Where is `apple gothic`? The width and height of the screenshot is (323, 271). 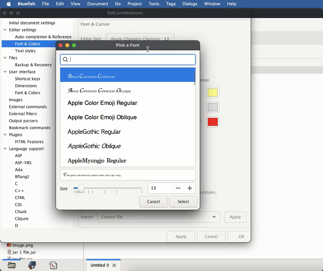
apple gothic is located at coordinates (98, 133).